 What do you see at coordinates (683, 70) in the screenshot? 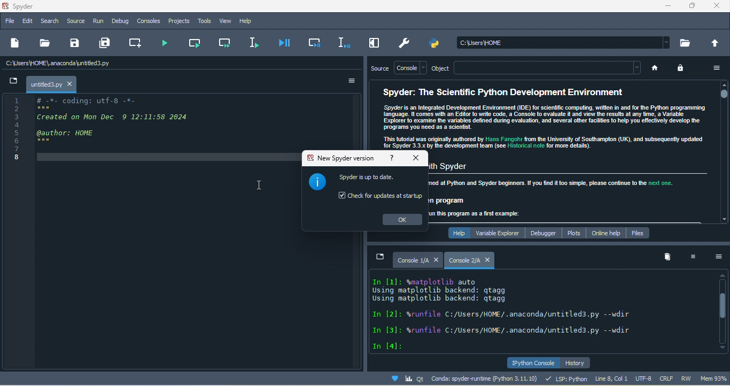
I see `lock` at bounding box center [683, 70].